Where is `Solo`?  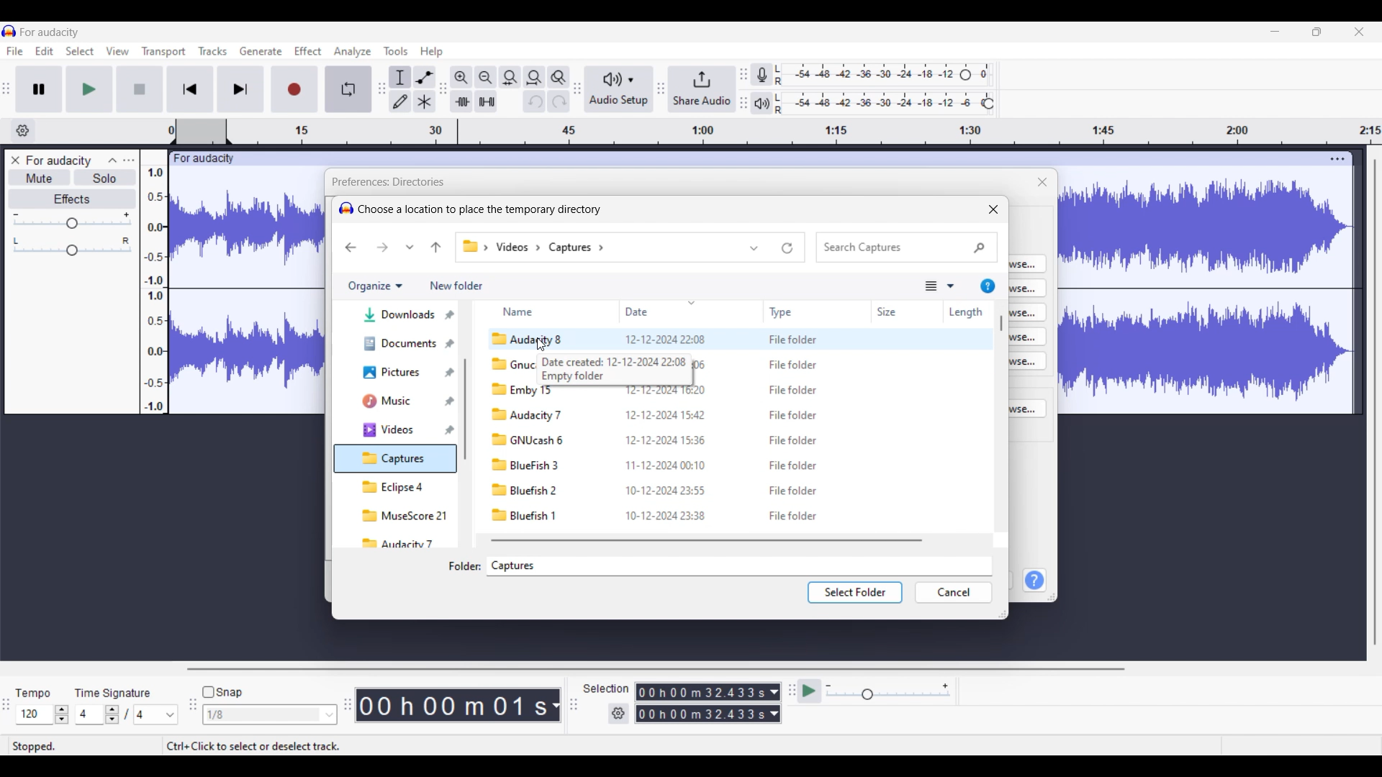 Solo is located at coordinates (104, 178).